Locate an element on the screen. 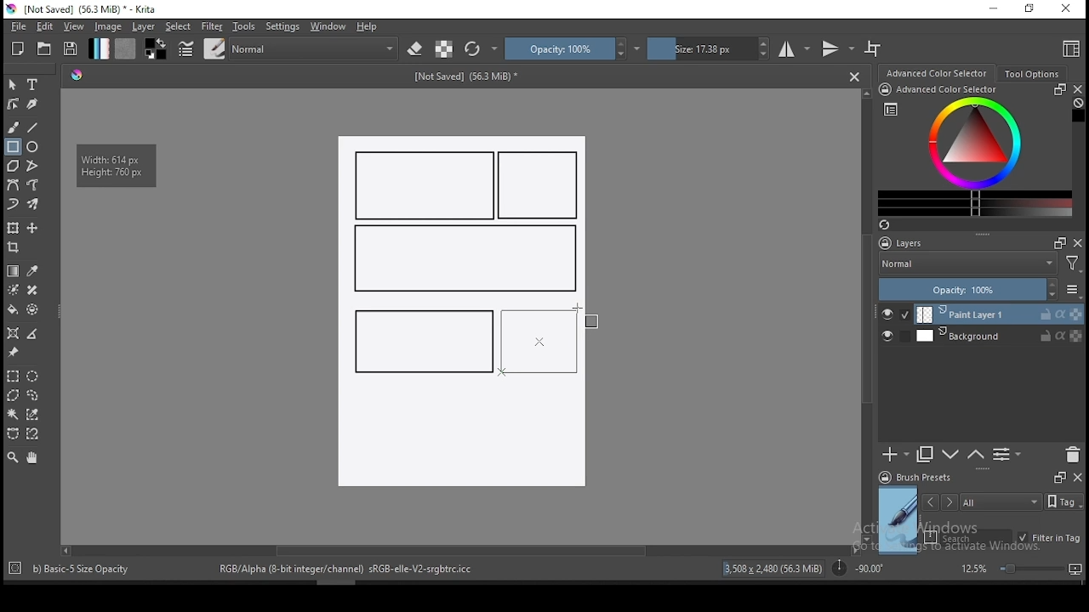 This screenshot has height=612, width=1089. save is located at coordinates (71, 49).